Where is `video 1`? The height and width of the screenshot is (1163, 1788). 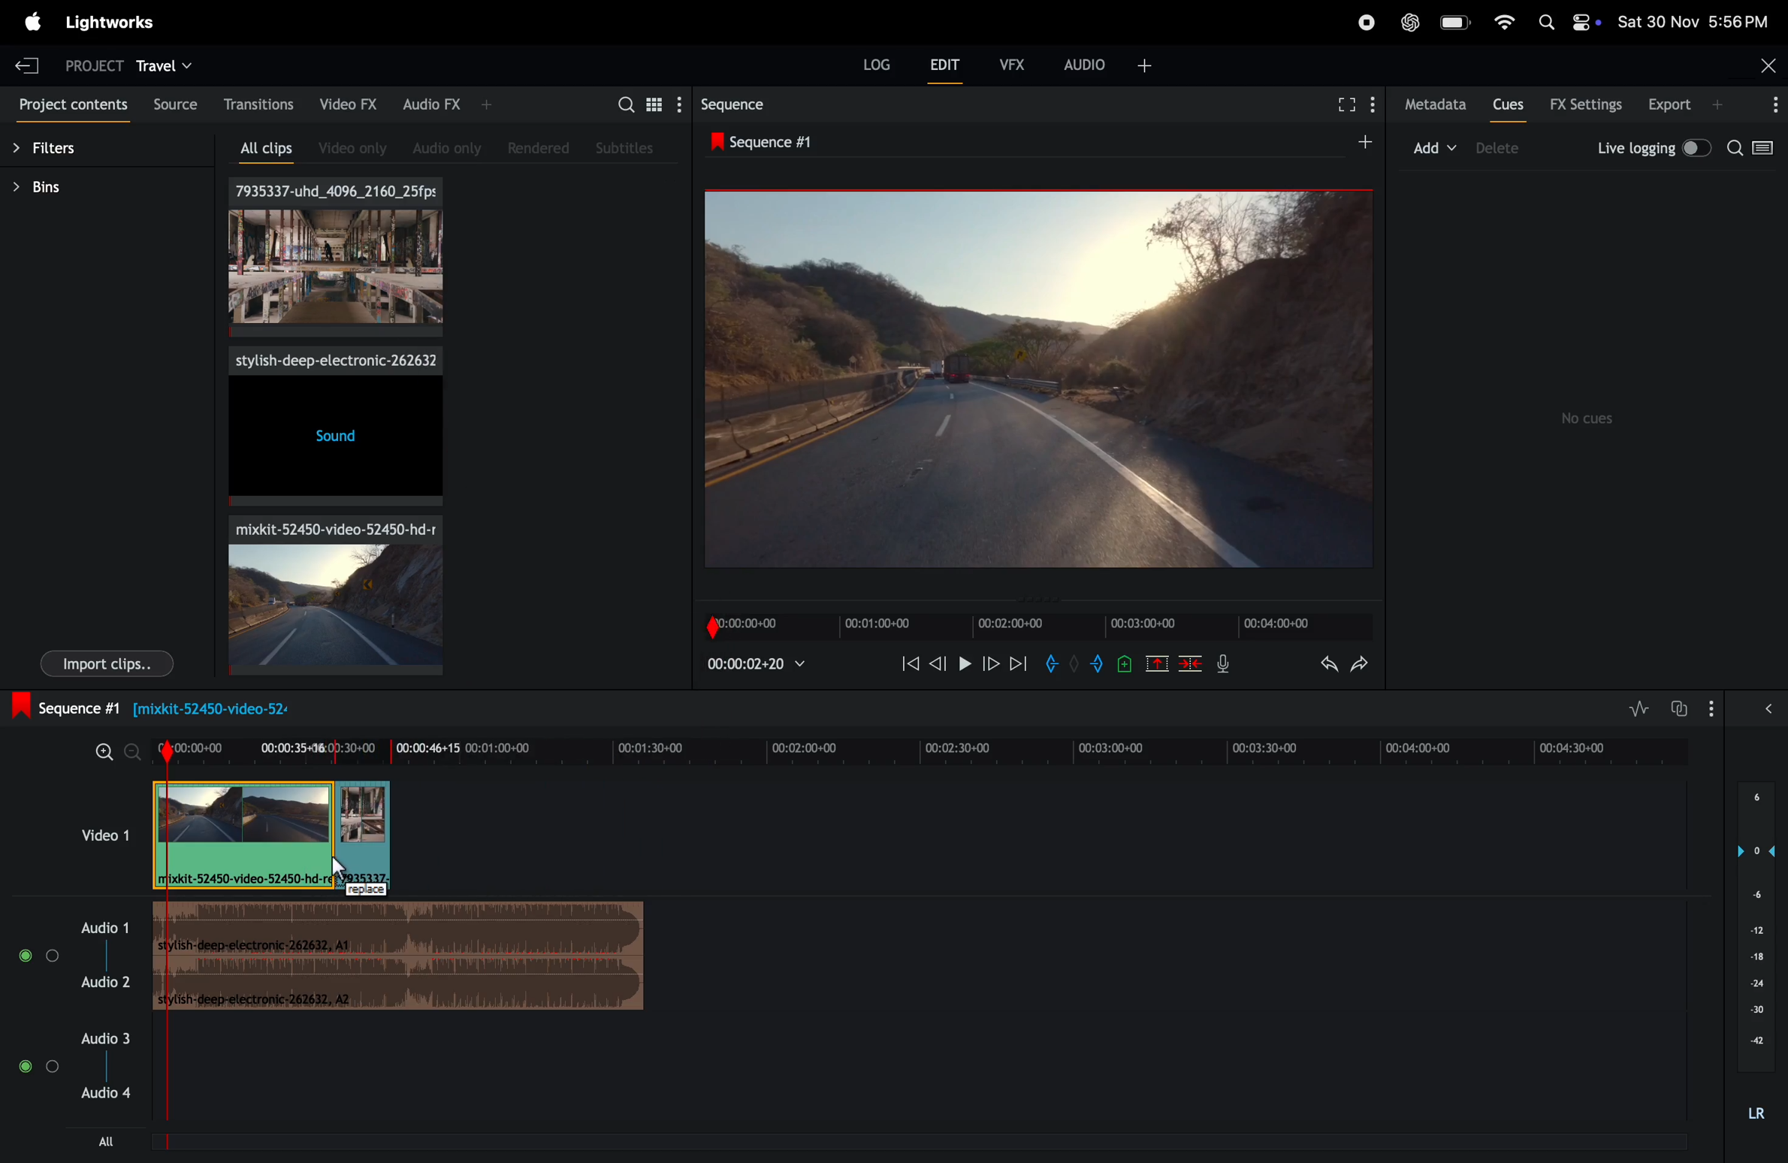
video 1 is located at coordinates (101, 833).